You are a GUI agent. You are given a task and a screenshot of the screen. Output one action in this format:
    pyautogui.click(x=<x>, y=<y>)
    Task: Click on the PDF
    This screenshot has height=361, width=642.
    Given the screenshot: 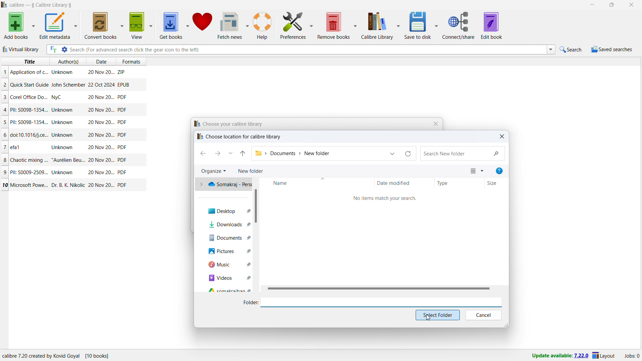 What is the action you would take?
    pyautogui.click(x=122, y=135)
    